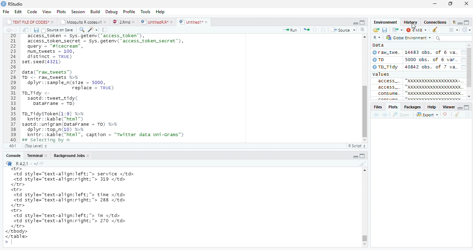  What do you see at coordinates (410, 38) in the screenshot?
I see ` Global Environment ` at bounding box center [410, 38].